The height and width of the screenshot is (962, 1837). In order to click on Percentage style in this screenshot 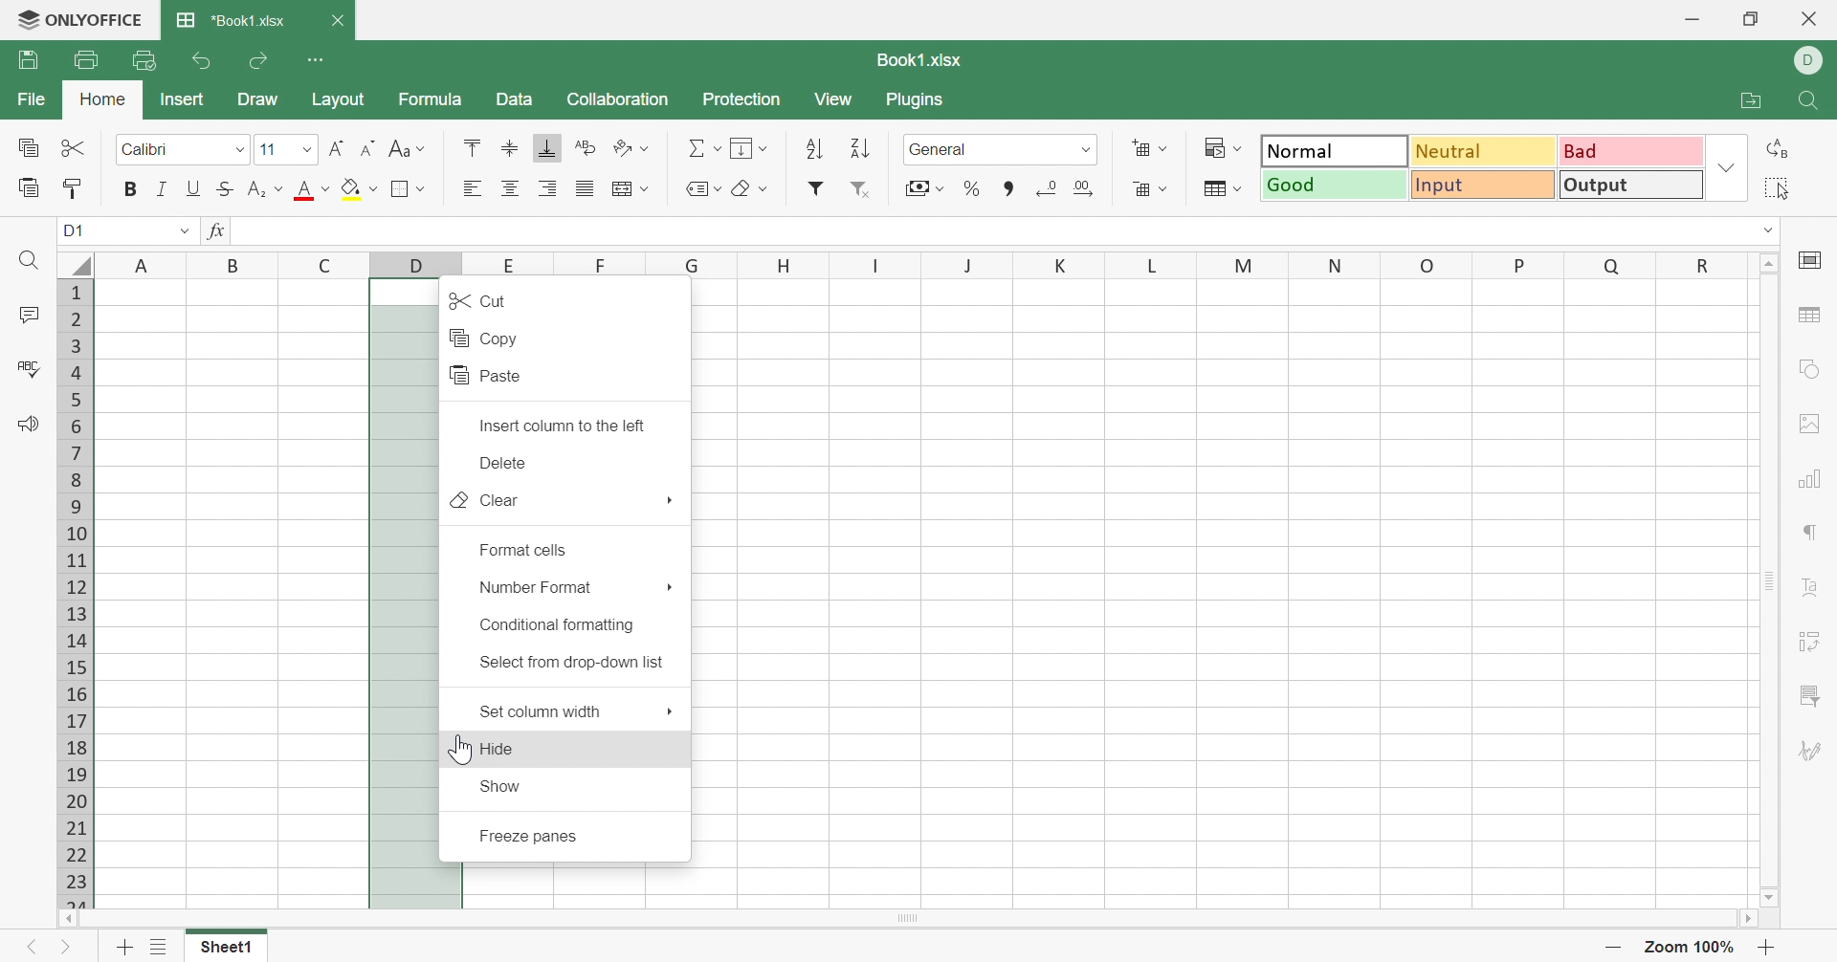, I will do `click(973, 191)`.